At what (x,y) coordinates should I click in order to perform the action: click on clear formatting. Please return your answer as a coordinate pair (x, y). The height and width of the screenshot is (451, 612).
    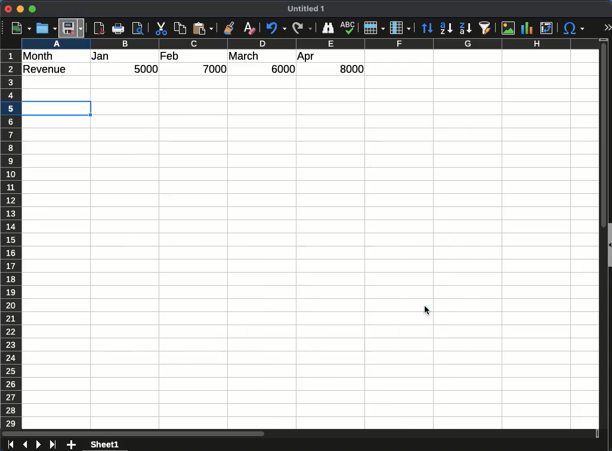
    Looking at the image, I should click on (249, 28).